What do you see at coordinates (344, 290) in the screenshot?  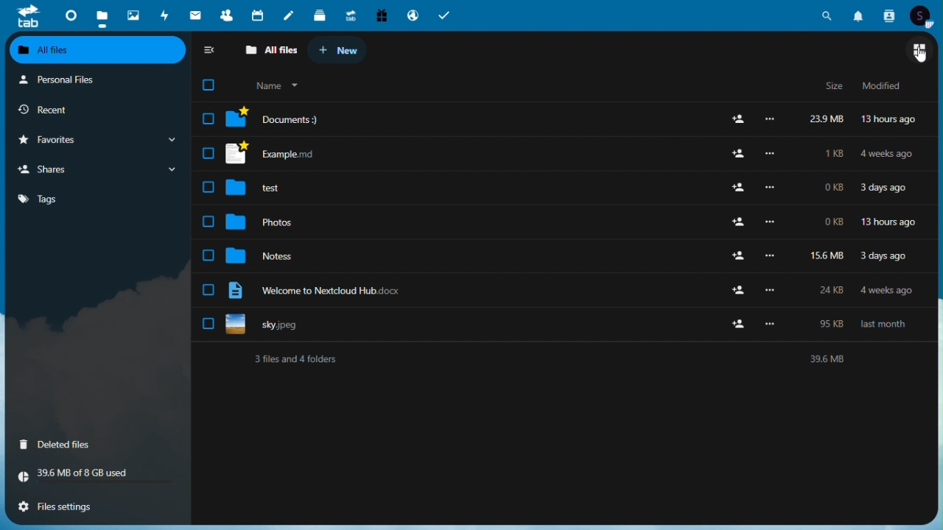 I see `welcome to nextcloud hub.docx` at bounding box center [344, 290].